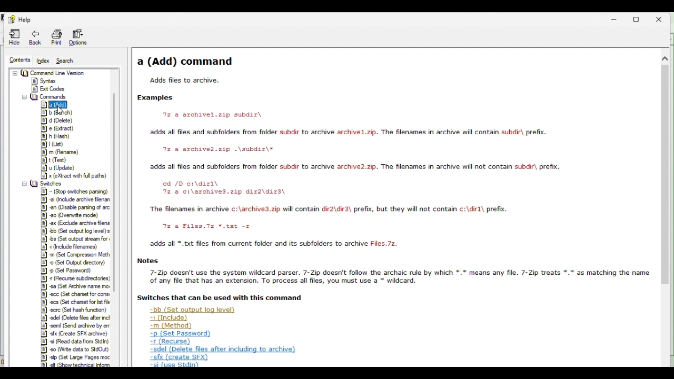  Describe the element at coordinates (398, 277) in the screenshot. I see `text` at that location.